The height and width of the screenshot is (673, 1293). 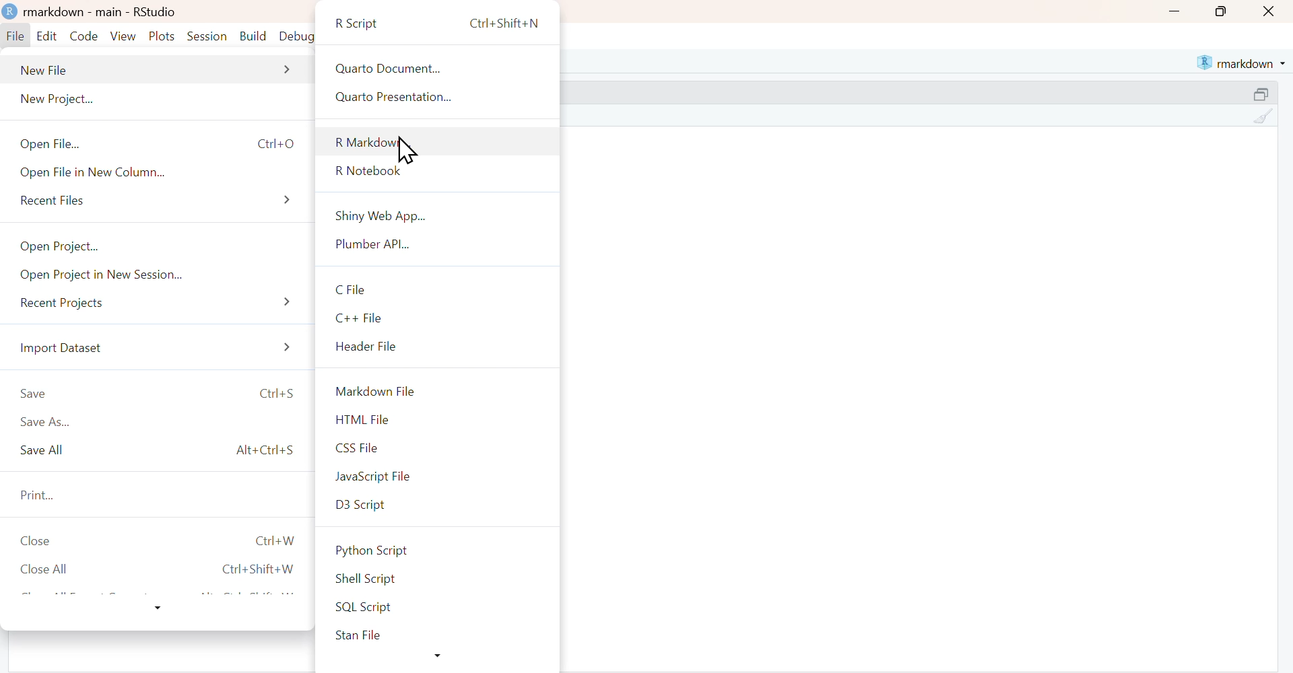 What do you see at coordinates (162, 349) in the screenshot?
I see `import dataset` at bounding box center [162, 349].